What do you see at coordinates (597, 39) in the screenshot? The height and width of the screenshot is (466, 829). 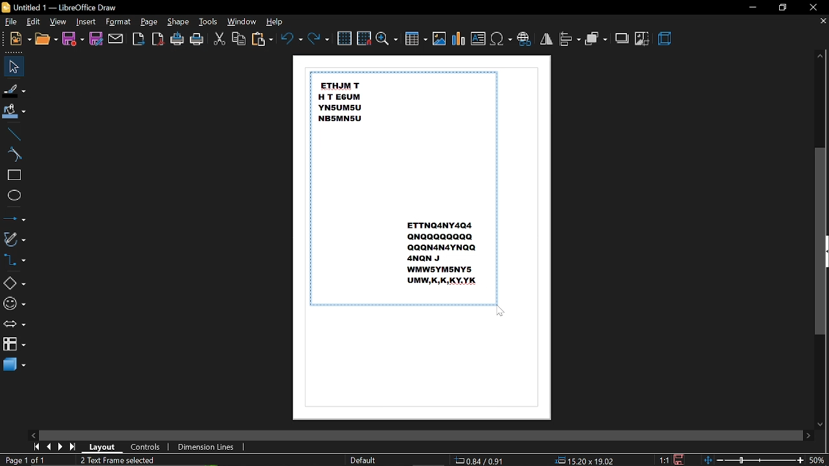 I see `arrange` at bounding box center [597, 39].